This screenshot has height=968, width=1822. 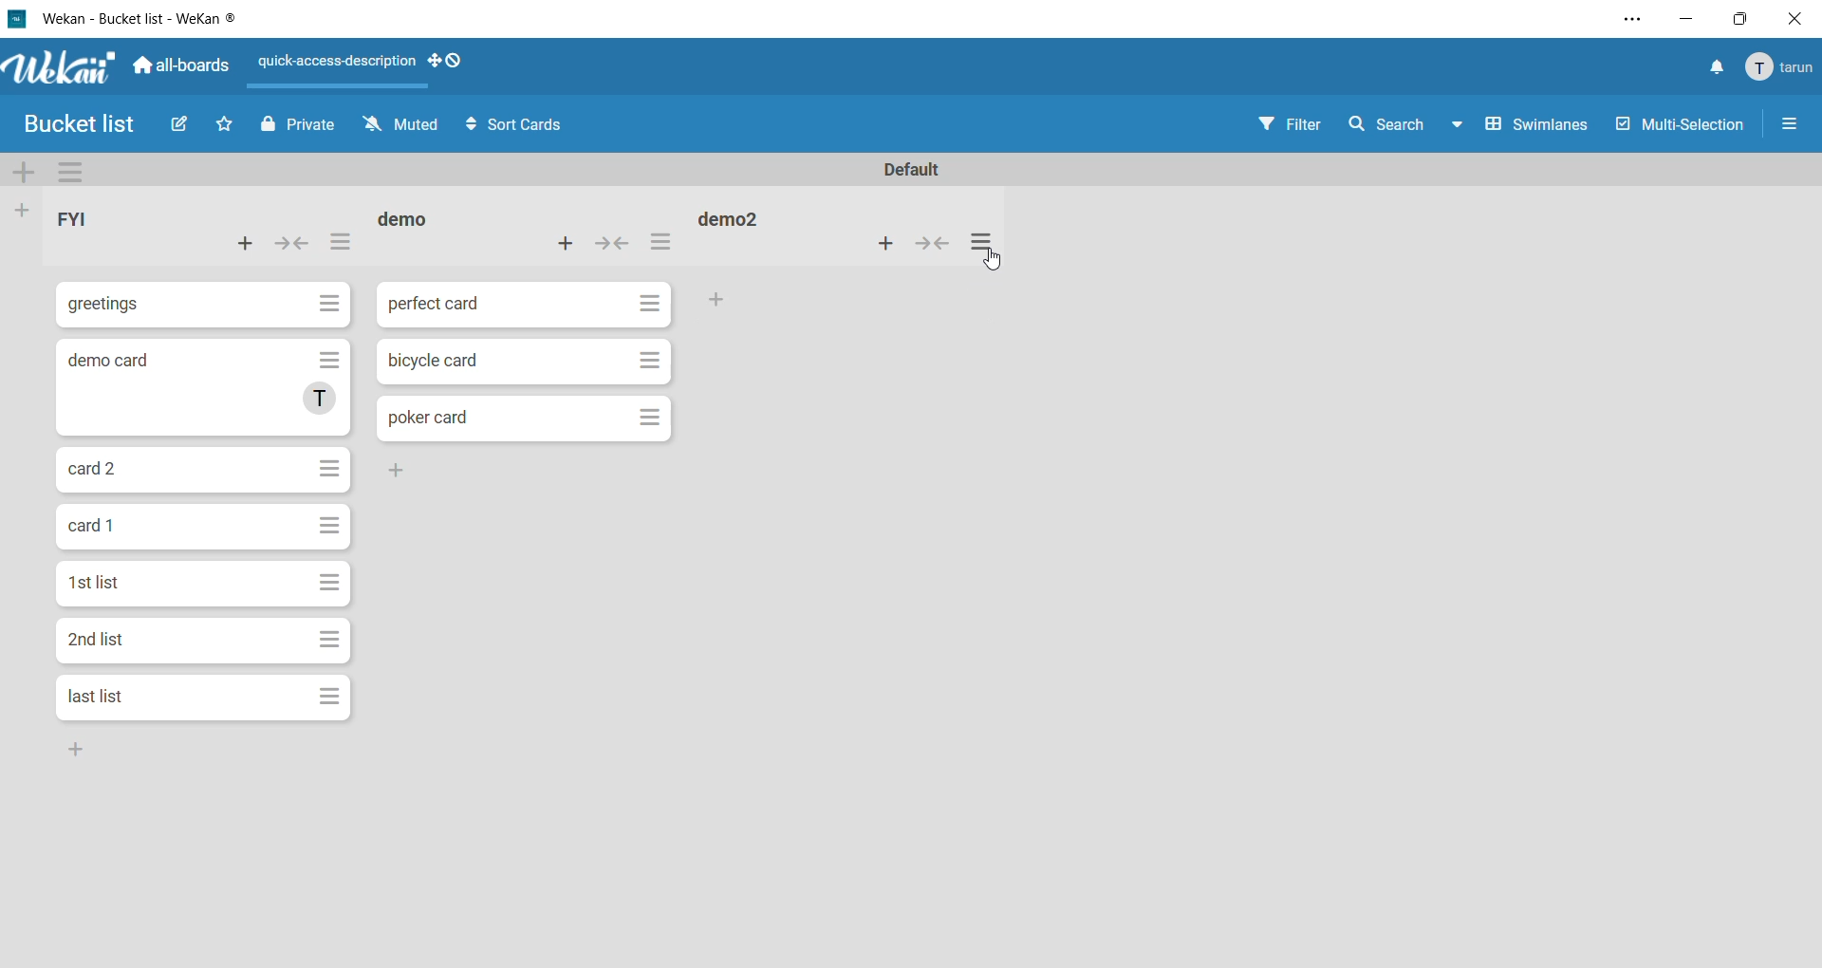 What do you see at coordinates (1707, 68) in the screenshot?
I see `notifications` at bounding box center [1707, 68].